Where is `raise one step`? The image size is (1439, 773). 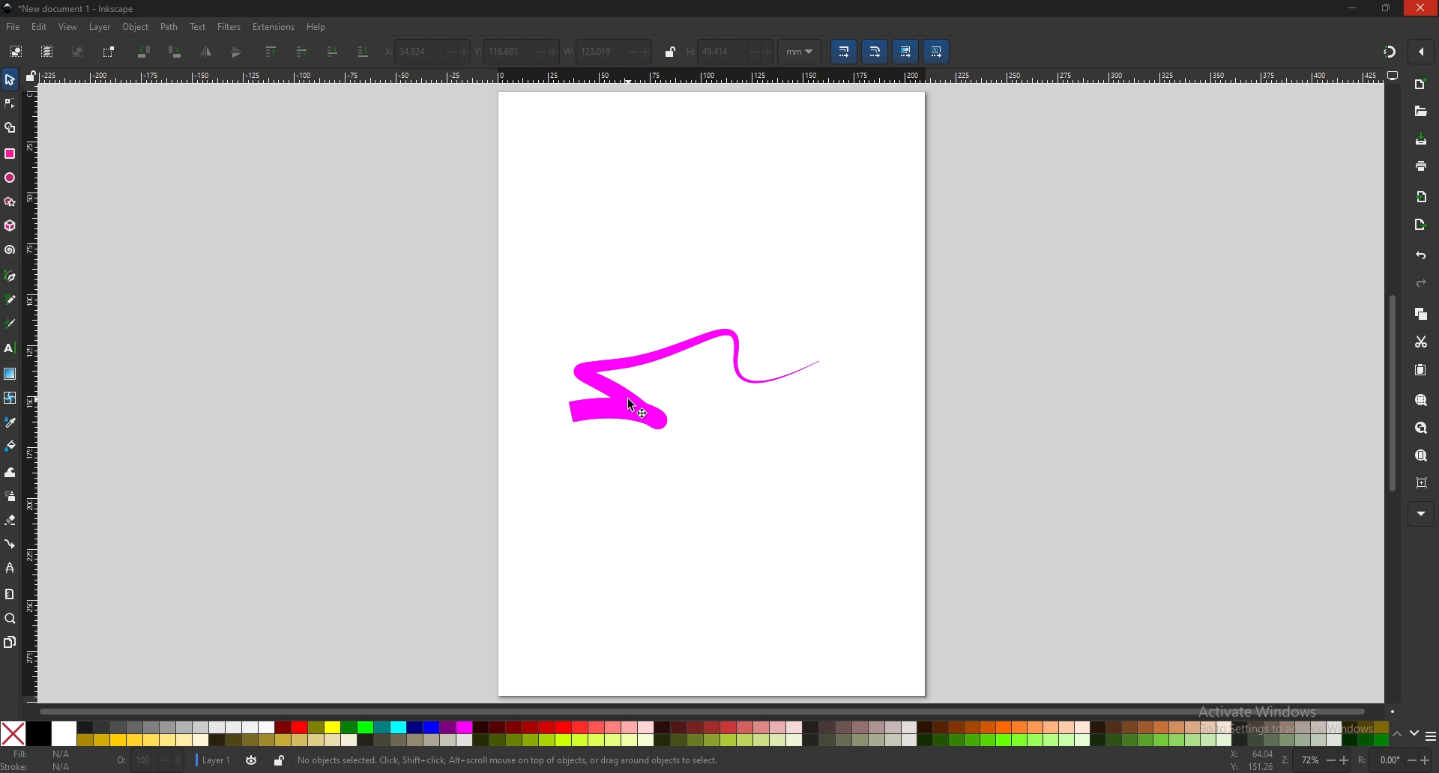
raise one step is located at coordinates (301, 52).